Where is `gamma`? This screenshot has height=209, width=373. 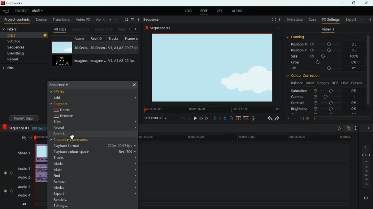 gamma is located at coordinates (326, 96).